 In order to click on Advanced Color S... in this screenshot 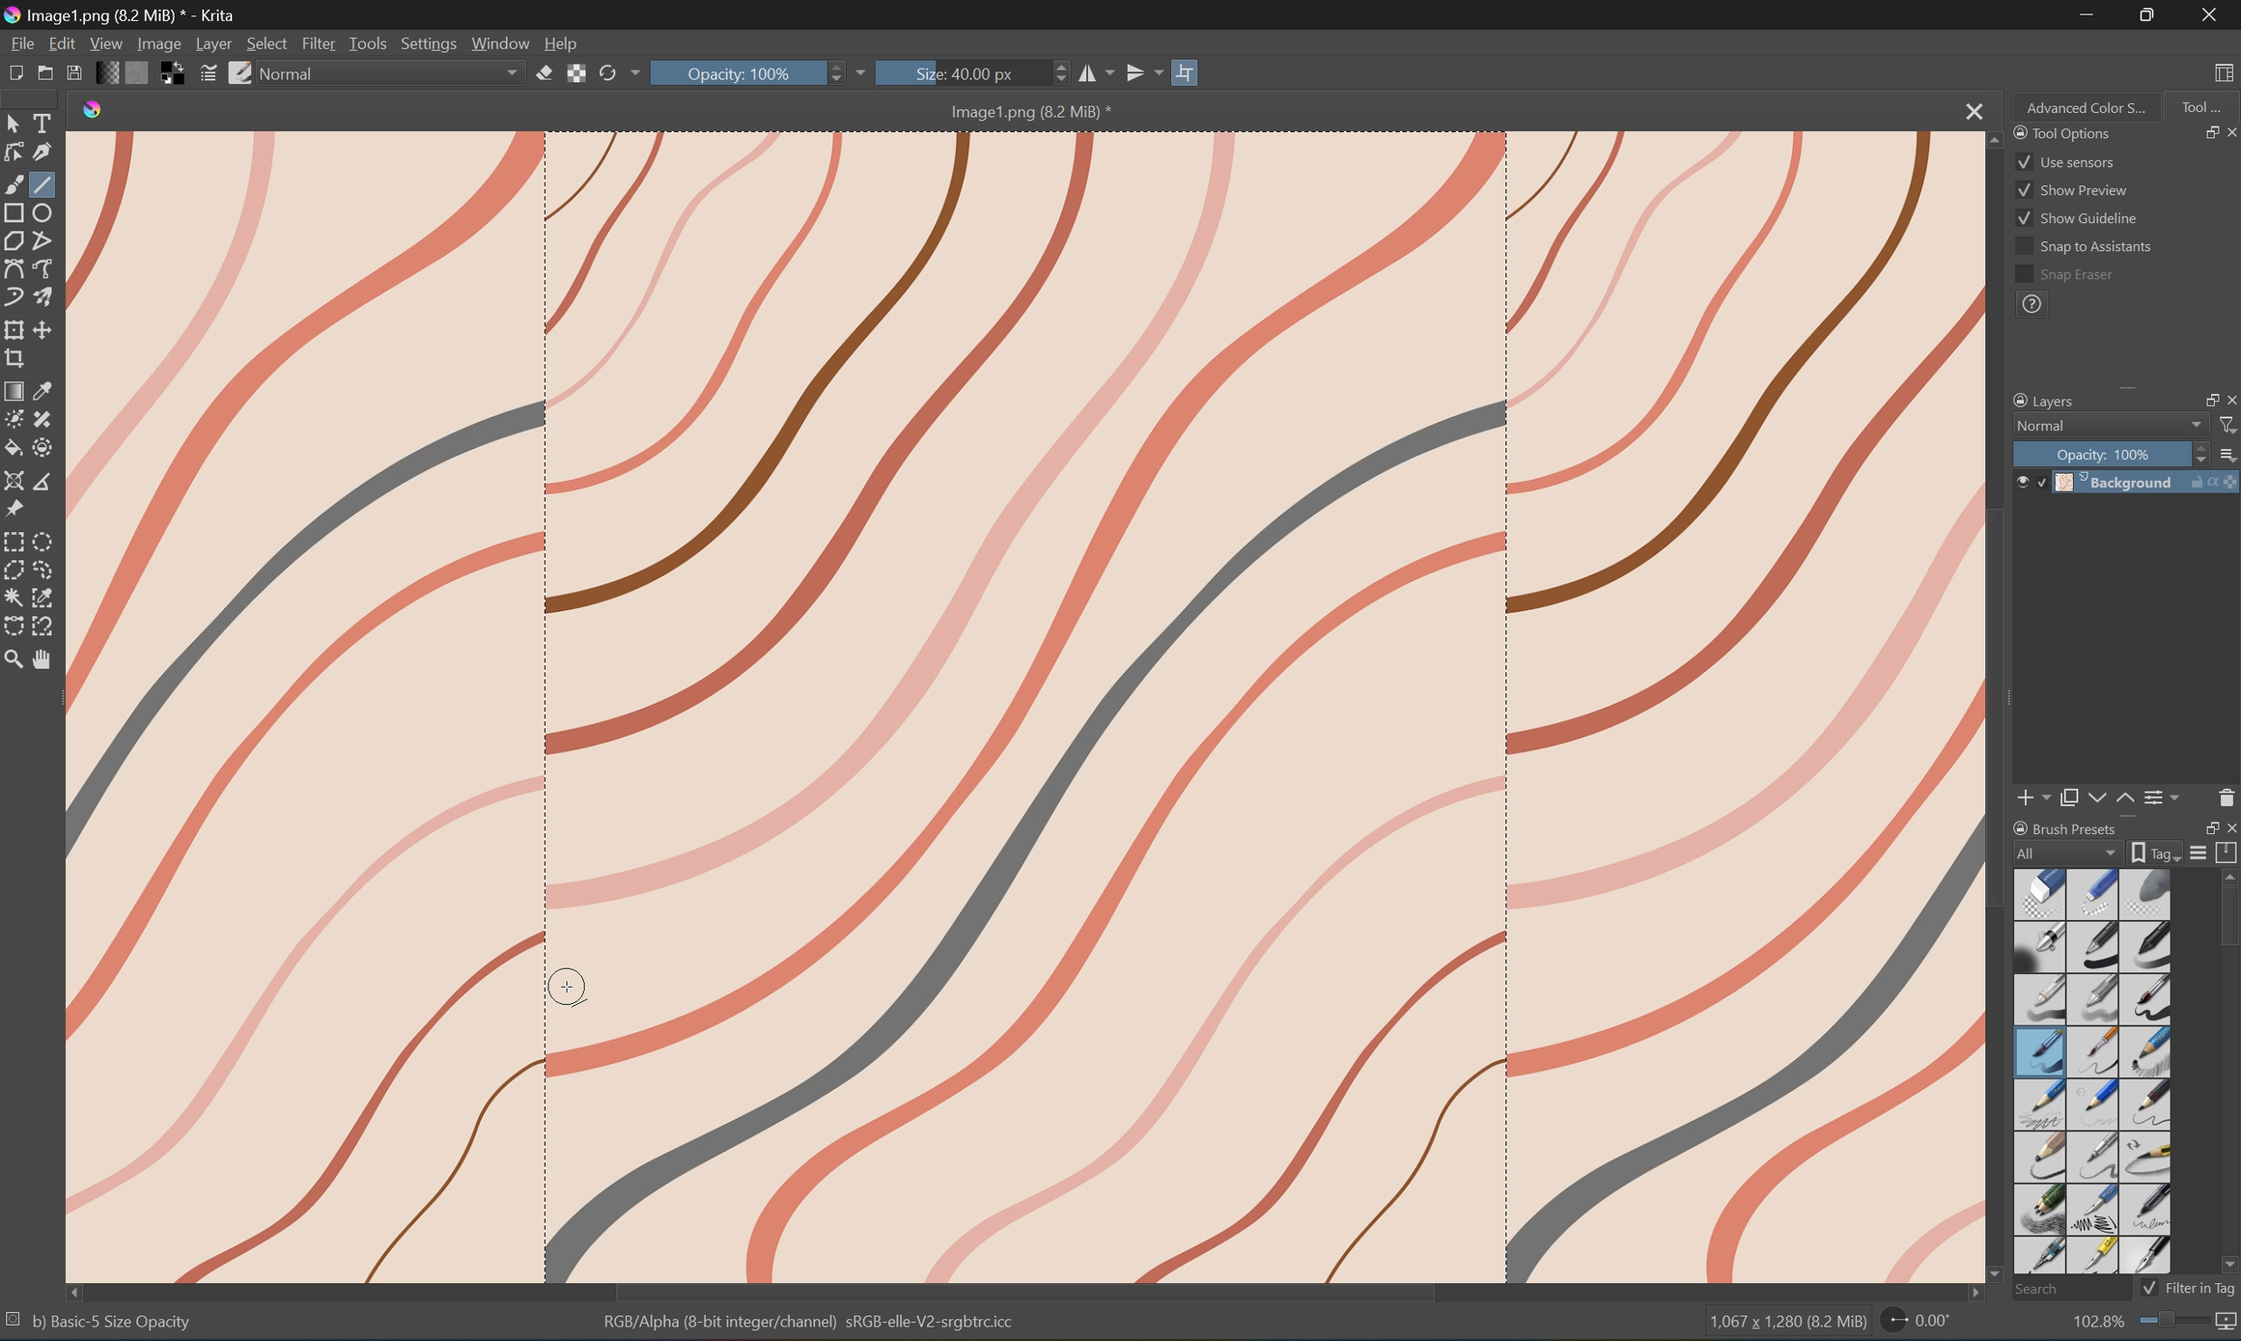, I will do `click(2088, 108)`.